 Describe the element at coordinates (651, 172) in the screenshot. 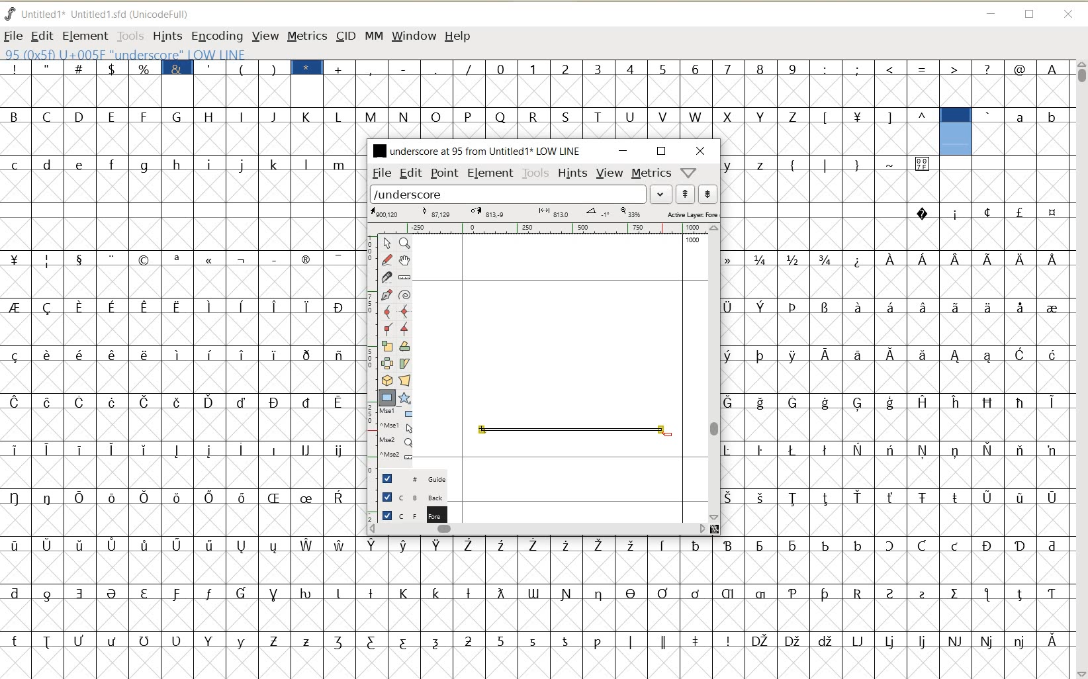

I see `metrics` at that location.